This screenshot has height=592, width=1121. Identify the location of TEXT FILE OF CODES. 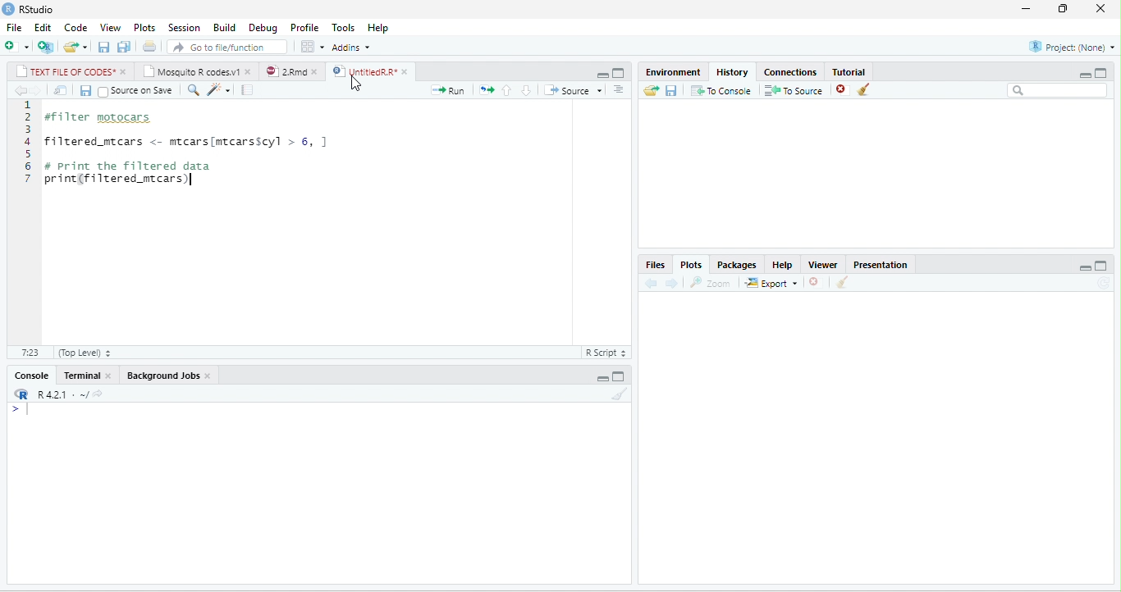
(66, 71).